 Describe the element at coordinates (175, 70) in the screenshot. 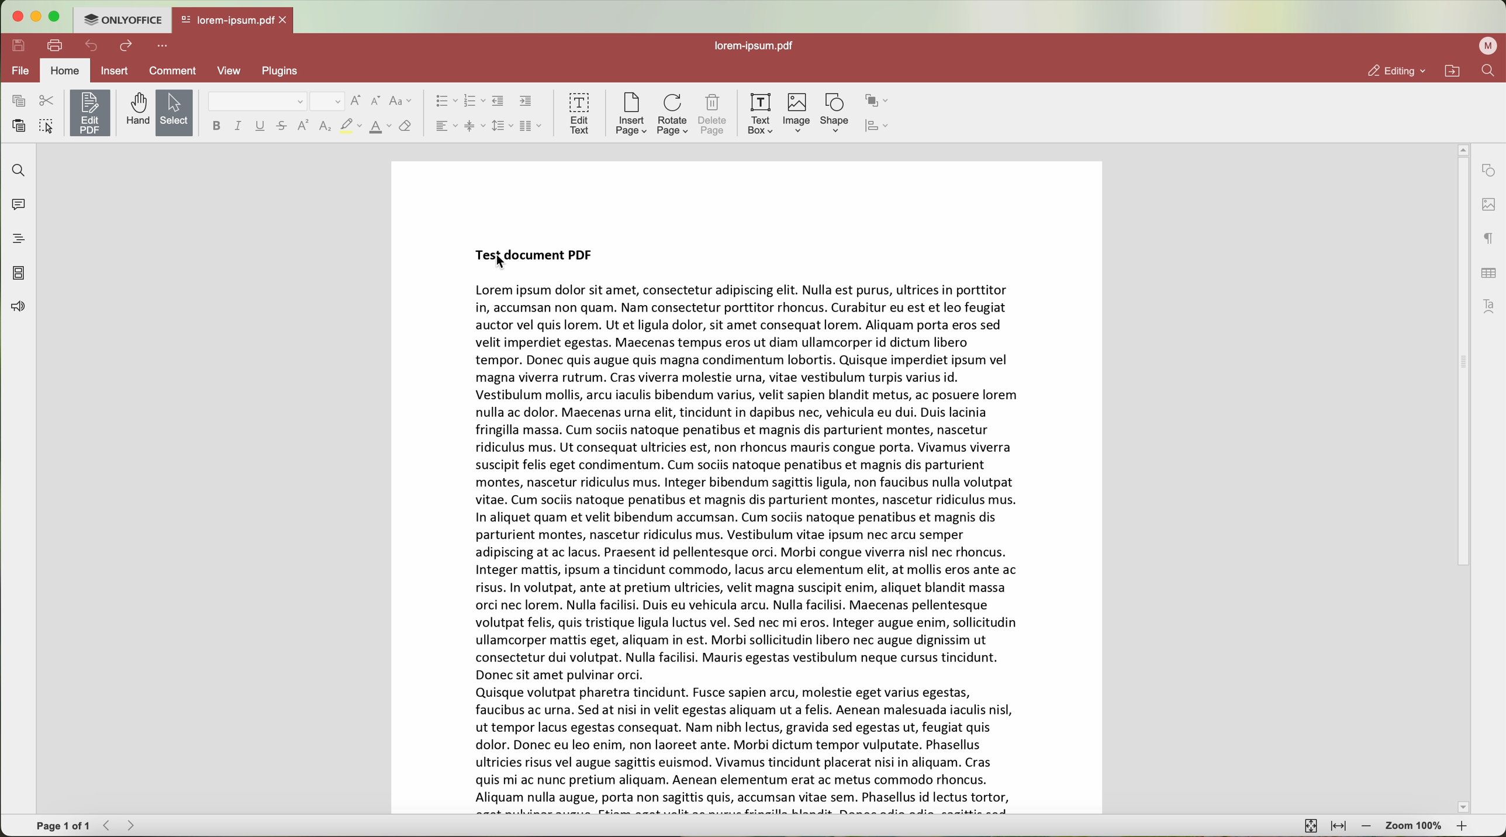

I see `comment` at that location.